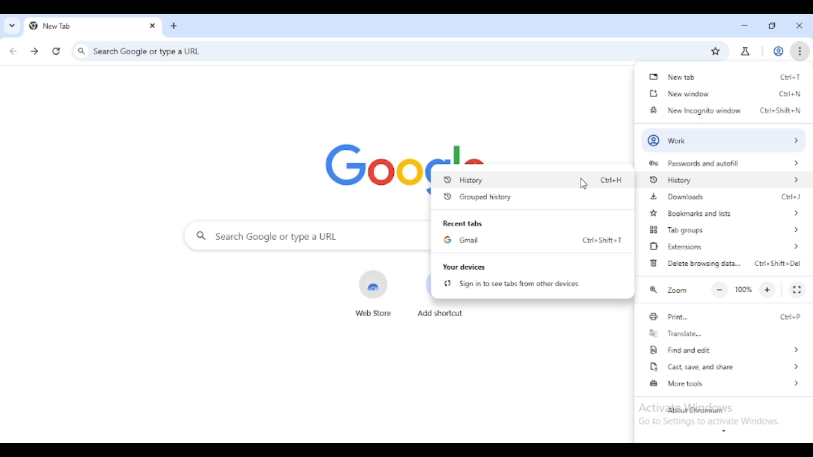 Image resolution: width=813 pixels, height=457 pixels. I want to click on shortcut for delete browsing data, so click(779, 263).